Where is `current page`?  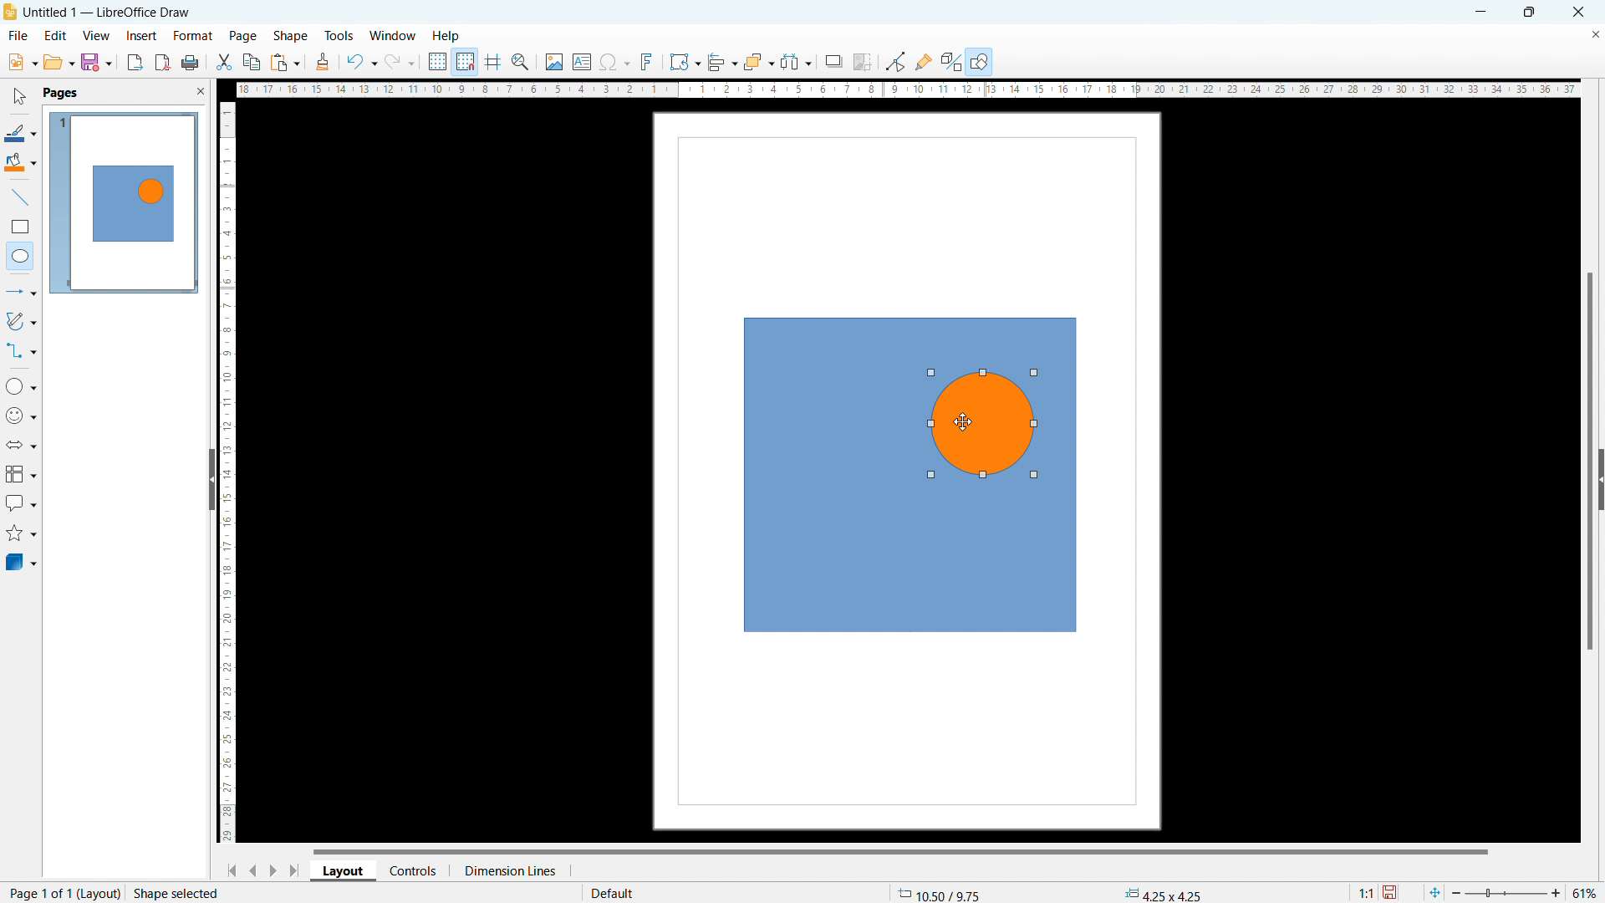
current page is located at coordinates (37, 892).